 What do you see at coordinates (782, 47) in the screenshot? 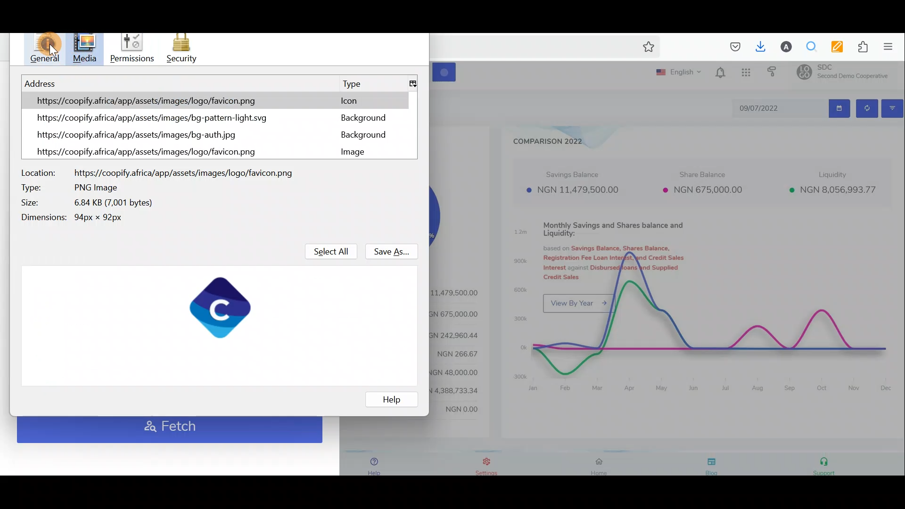
I see `Account` at bounding box center [782, 47].